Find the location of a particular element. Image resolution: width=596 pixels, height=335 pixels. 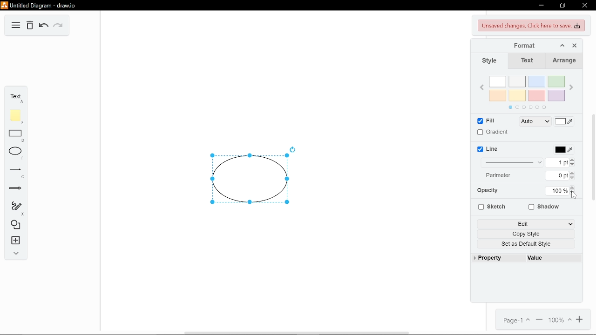

Fill type is located at coordinates (535, 121).